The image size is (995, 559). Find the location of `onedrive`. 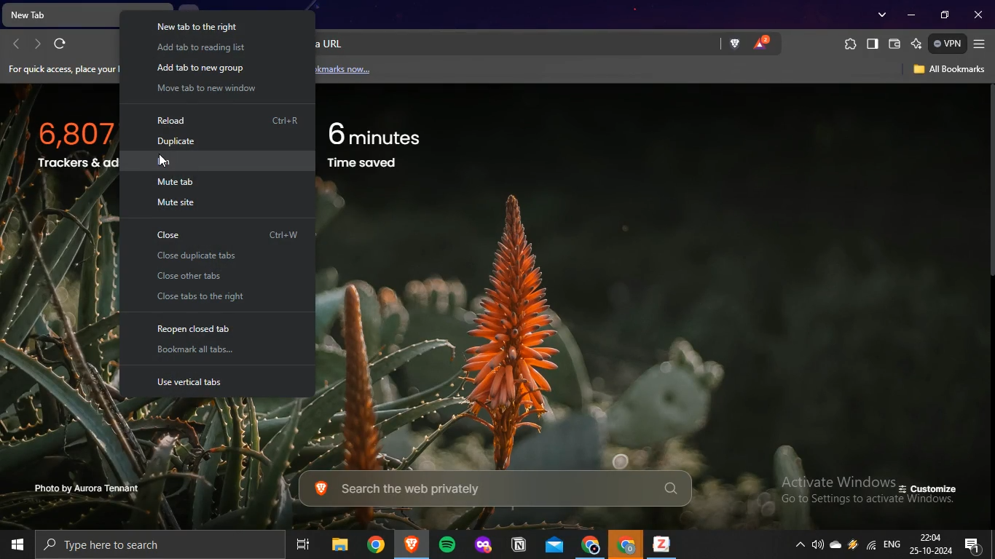

onedrive is located at coordinates (835, 542).